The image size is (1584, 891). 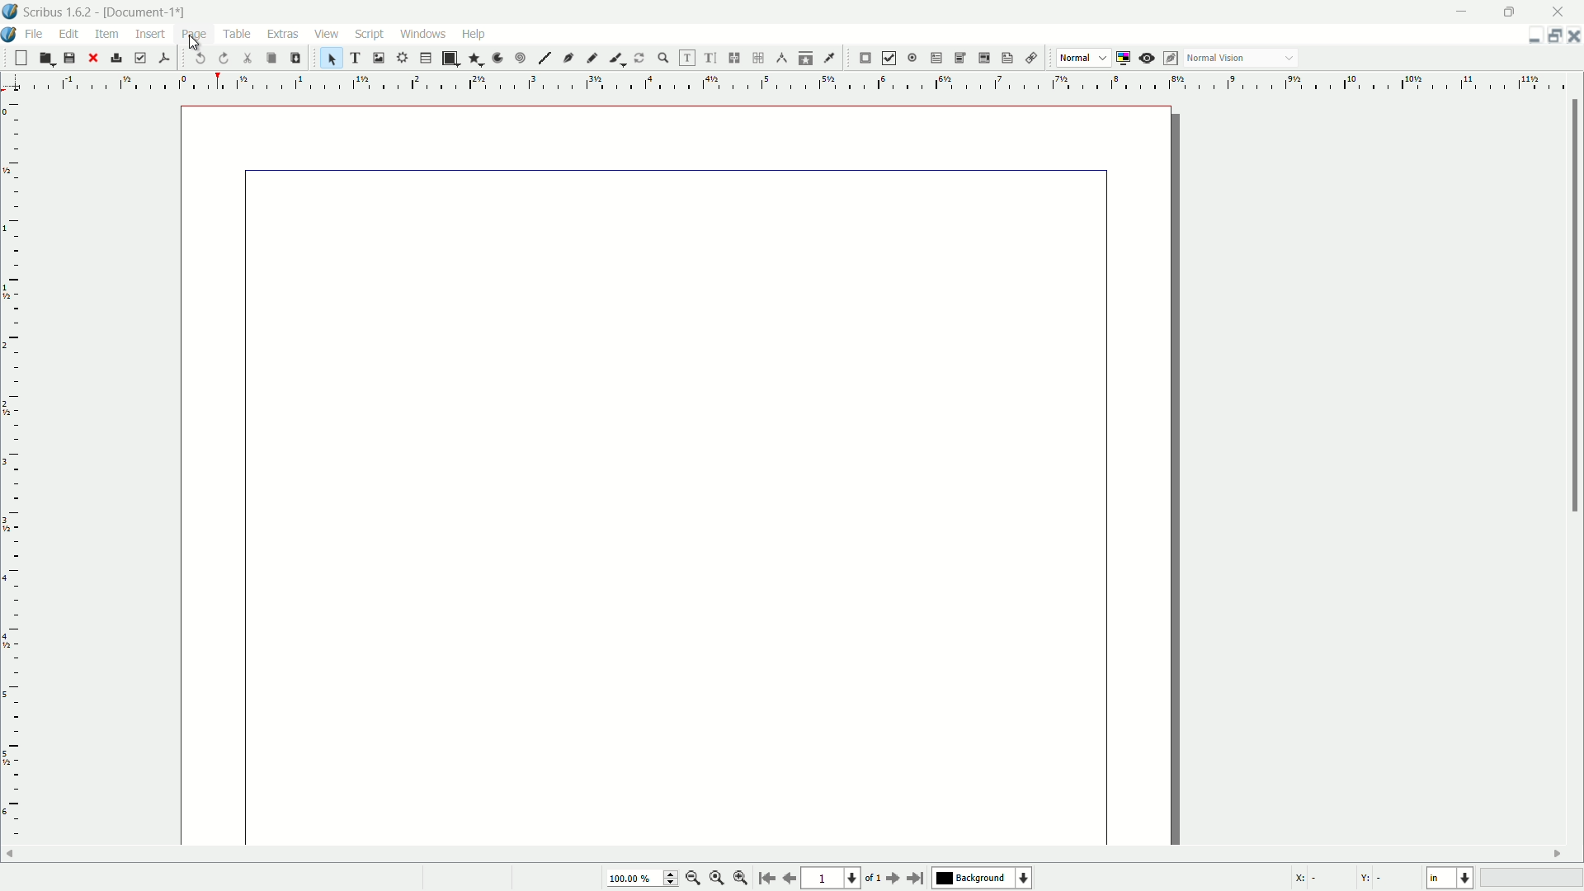 I want to click on help menu, so click(x=473, y=33).